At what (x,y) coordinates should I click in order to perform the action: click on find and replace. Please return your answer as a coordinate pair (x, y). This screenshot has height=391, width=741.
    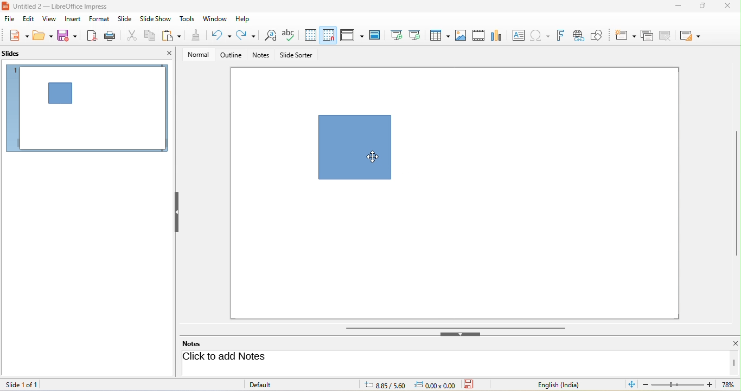
    Looking at the image, I should click on (269, 36).